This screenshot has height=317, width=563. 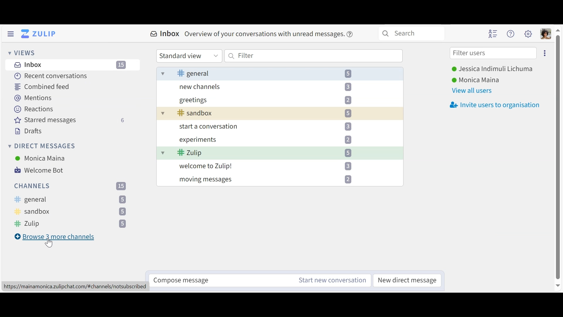 What do you see at coordinates (493, 33) in the screenshot?
I see `Hide list of users` at bounding box center [493, 33].